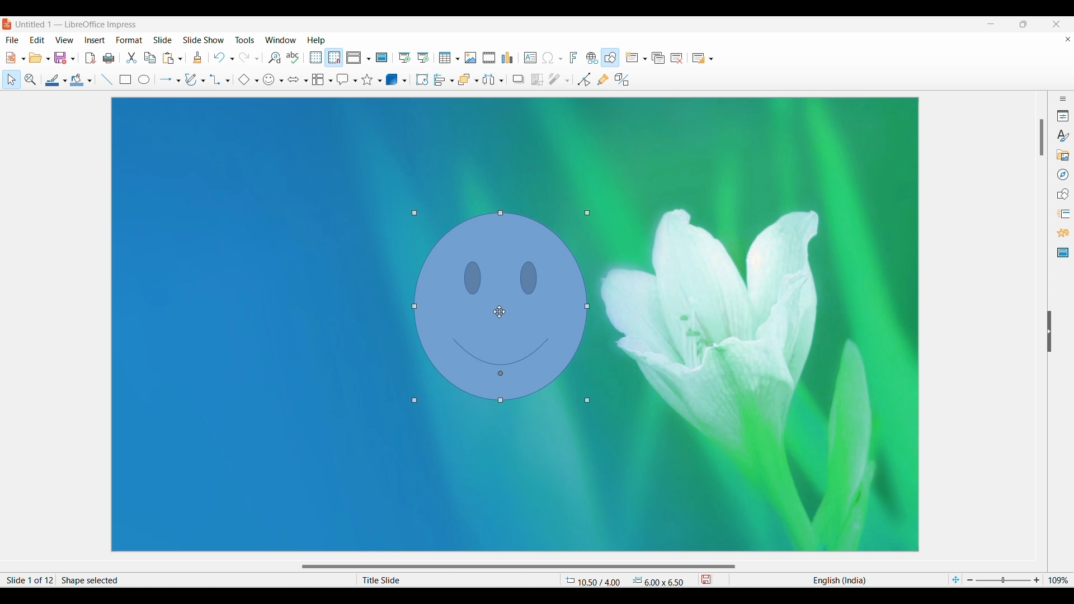 This screenshot has width=1074, height=604. What do you see at coordinates (109, 58) in the screenshot?
I see `Print` at bounding box center [109, 58].